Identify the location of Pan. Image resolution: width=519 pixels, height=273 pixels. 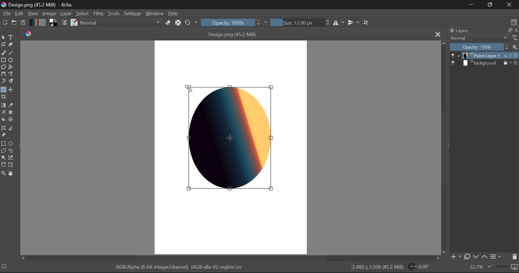
(11, 174).